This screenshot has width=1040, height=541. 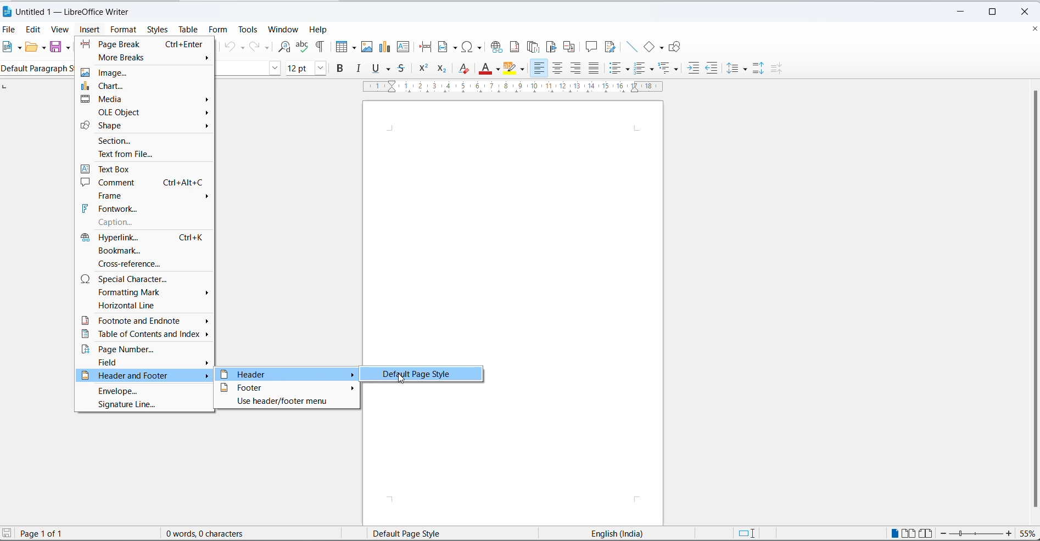 What do you see at coordinates (670, 69) in the screenshot?
I see `select outline format` at bounding box center [670, 69].